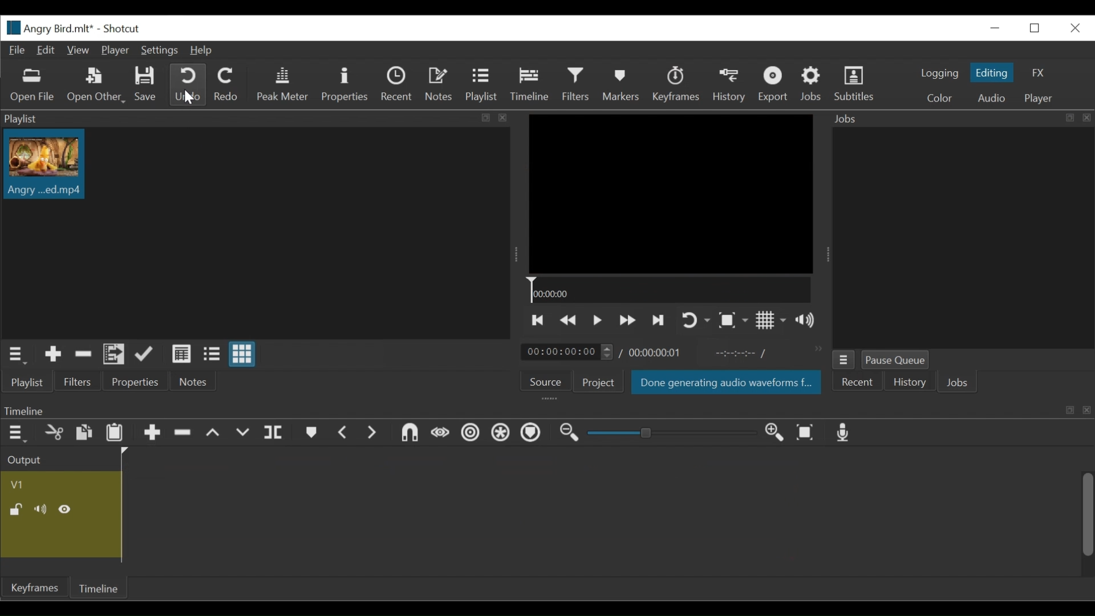  I want to click on Jobs, so click(810, 84).